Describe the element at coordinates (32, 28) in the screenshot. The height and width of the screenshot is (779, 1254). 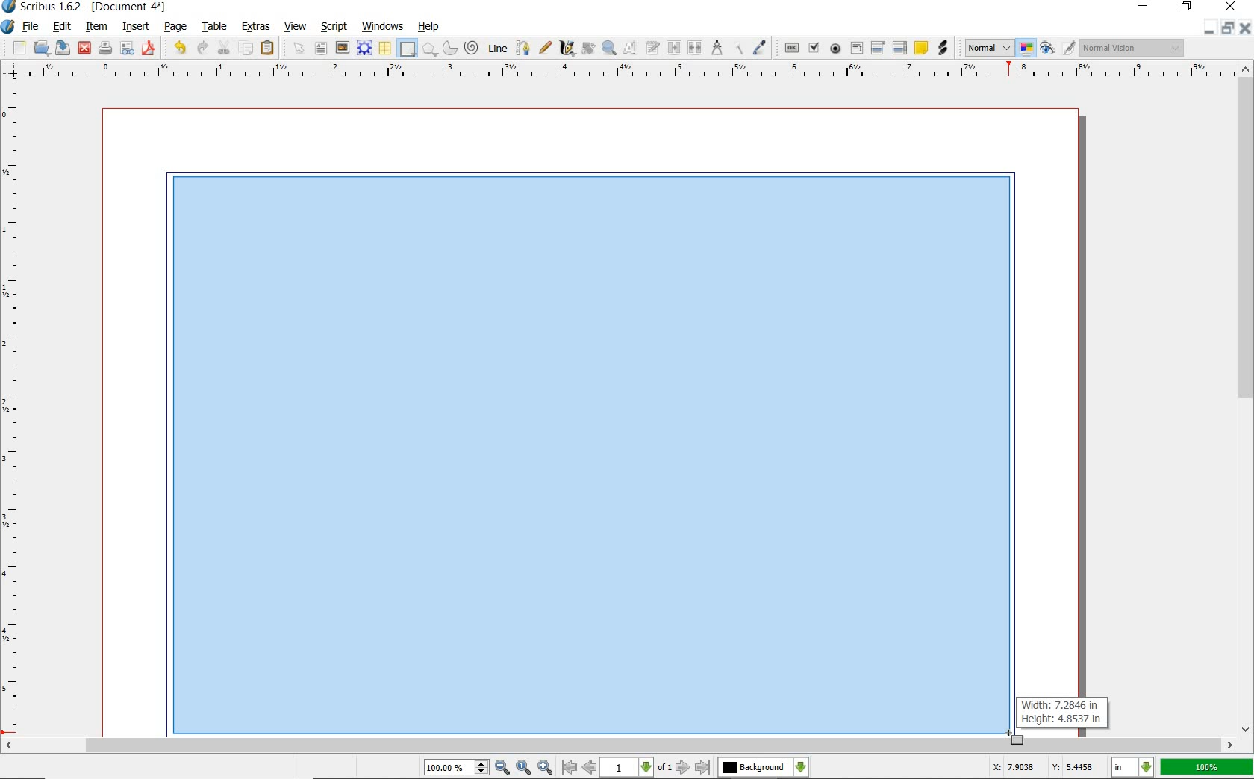
I see `file` at that location.